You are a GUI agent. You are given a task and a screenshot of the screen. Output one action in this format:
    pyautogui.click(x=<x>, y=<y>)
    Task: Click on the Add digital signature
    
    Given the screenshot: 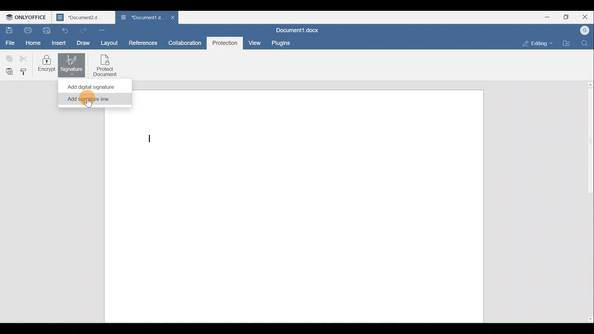 What is the action you would take?
    pyautogui.click(x=93, y=86)
    